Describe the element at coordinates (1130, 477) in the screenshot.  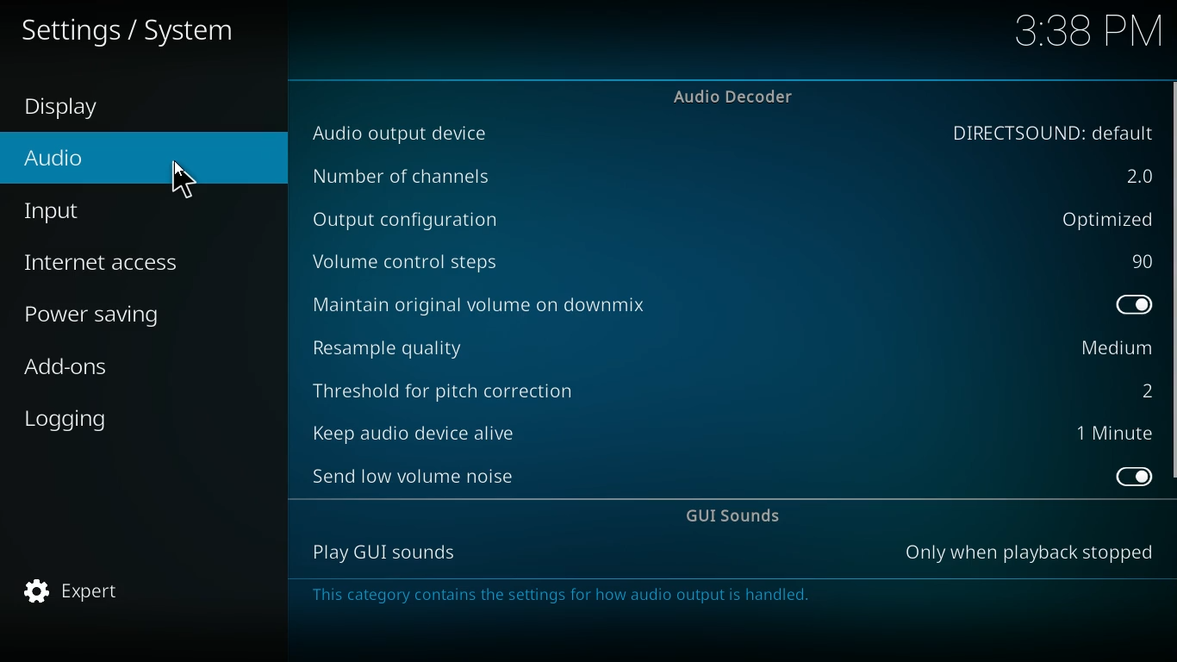
I see `option` at that location.